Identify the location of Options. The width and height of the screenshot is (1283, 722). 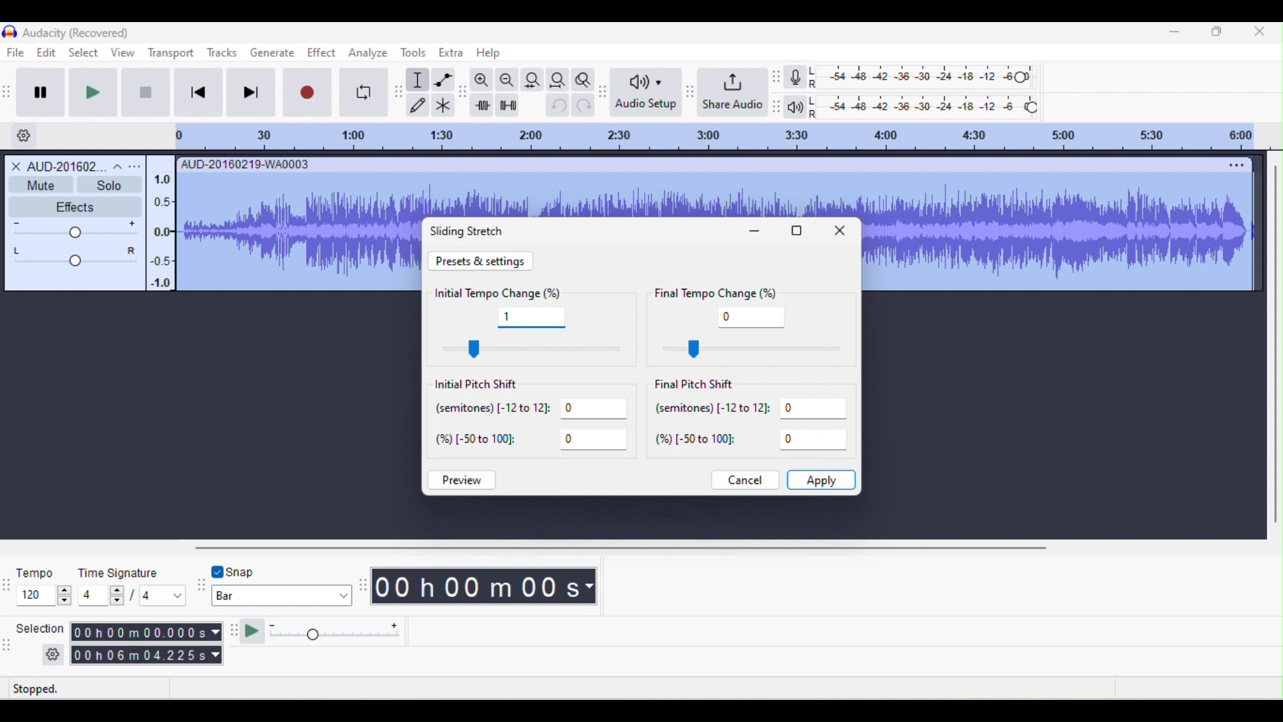
(1230, 166).